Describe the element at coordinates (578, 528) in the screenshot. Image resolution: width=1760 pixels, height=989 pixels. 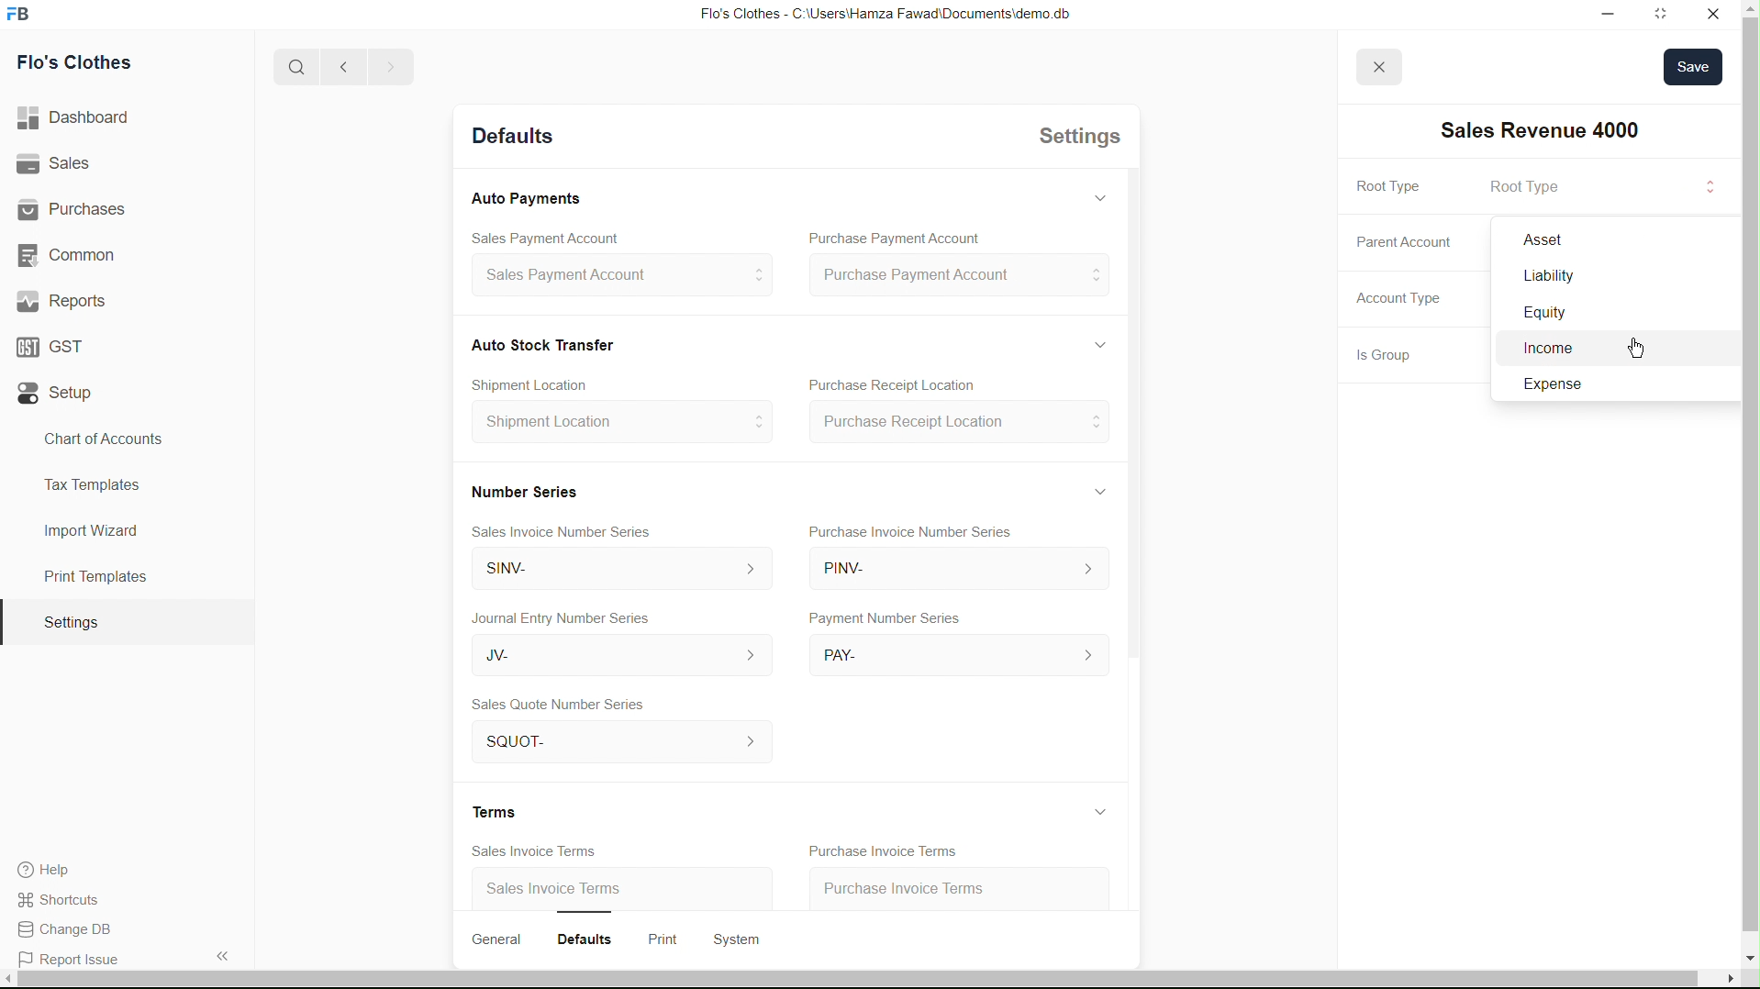
I see `Sales Invoice Number Series` at that location.